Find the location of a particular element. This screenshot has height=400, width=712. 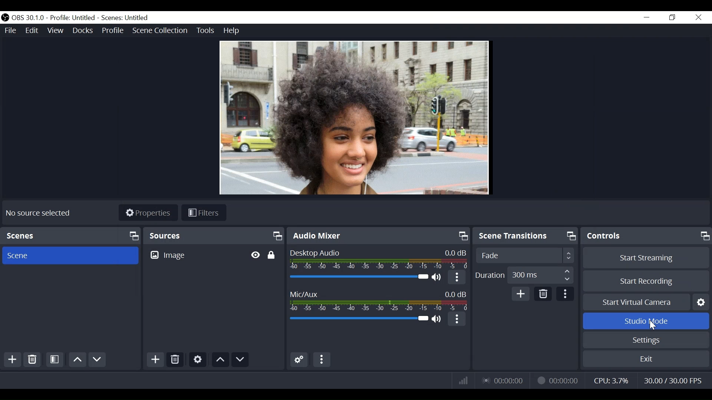

(un)mute is located at coordinates (437, 320).